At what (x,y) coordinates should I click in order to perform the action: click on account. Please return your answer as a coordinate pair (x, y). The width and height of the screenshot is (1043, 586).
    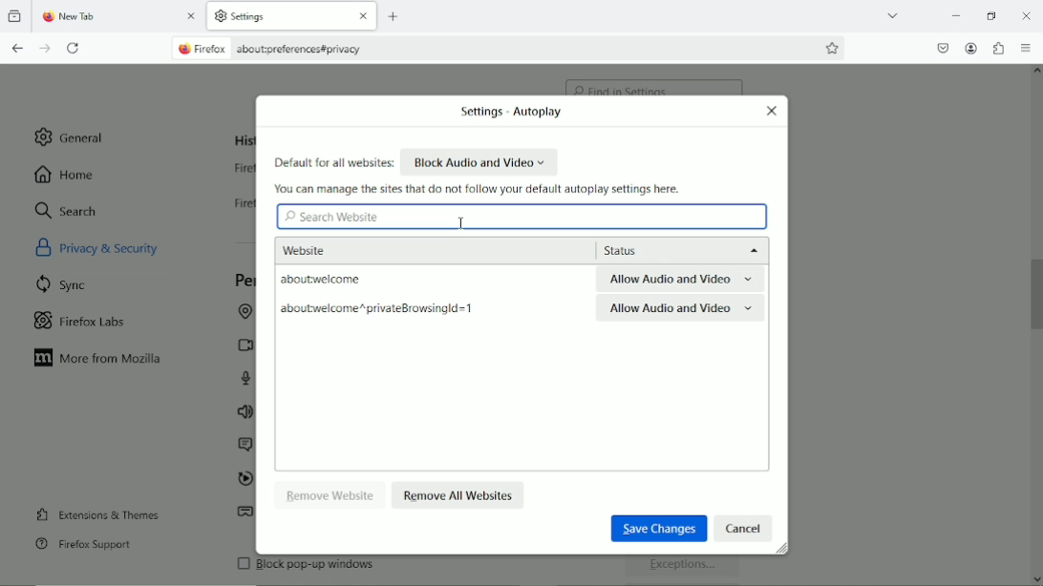
    Looking at the image, I should click on (971, 49).